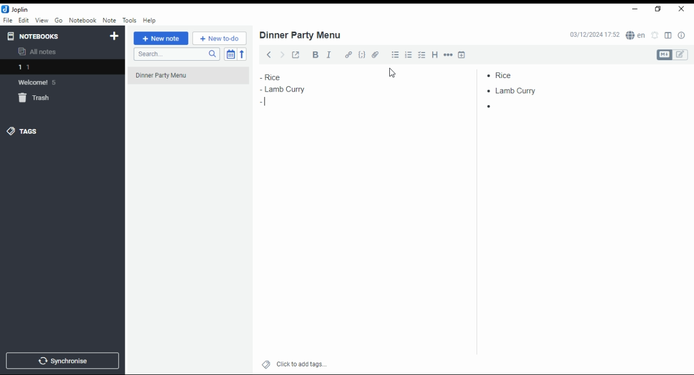  Describe the element at coordinates (635, 9) in the screenshot. I see `minimize` at that location.